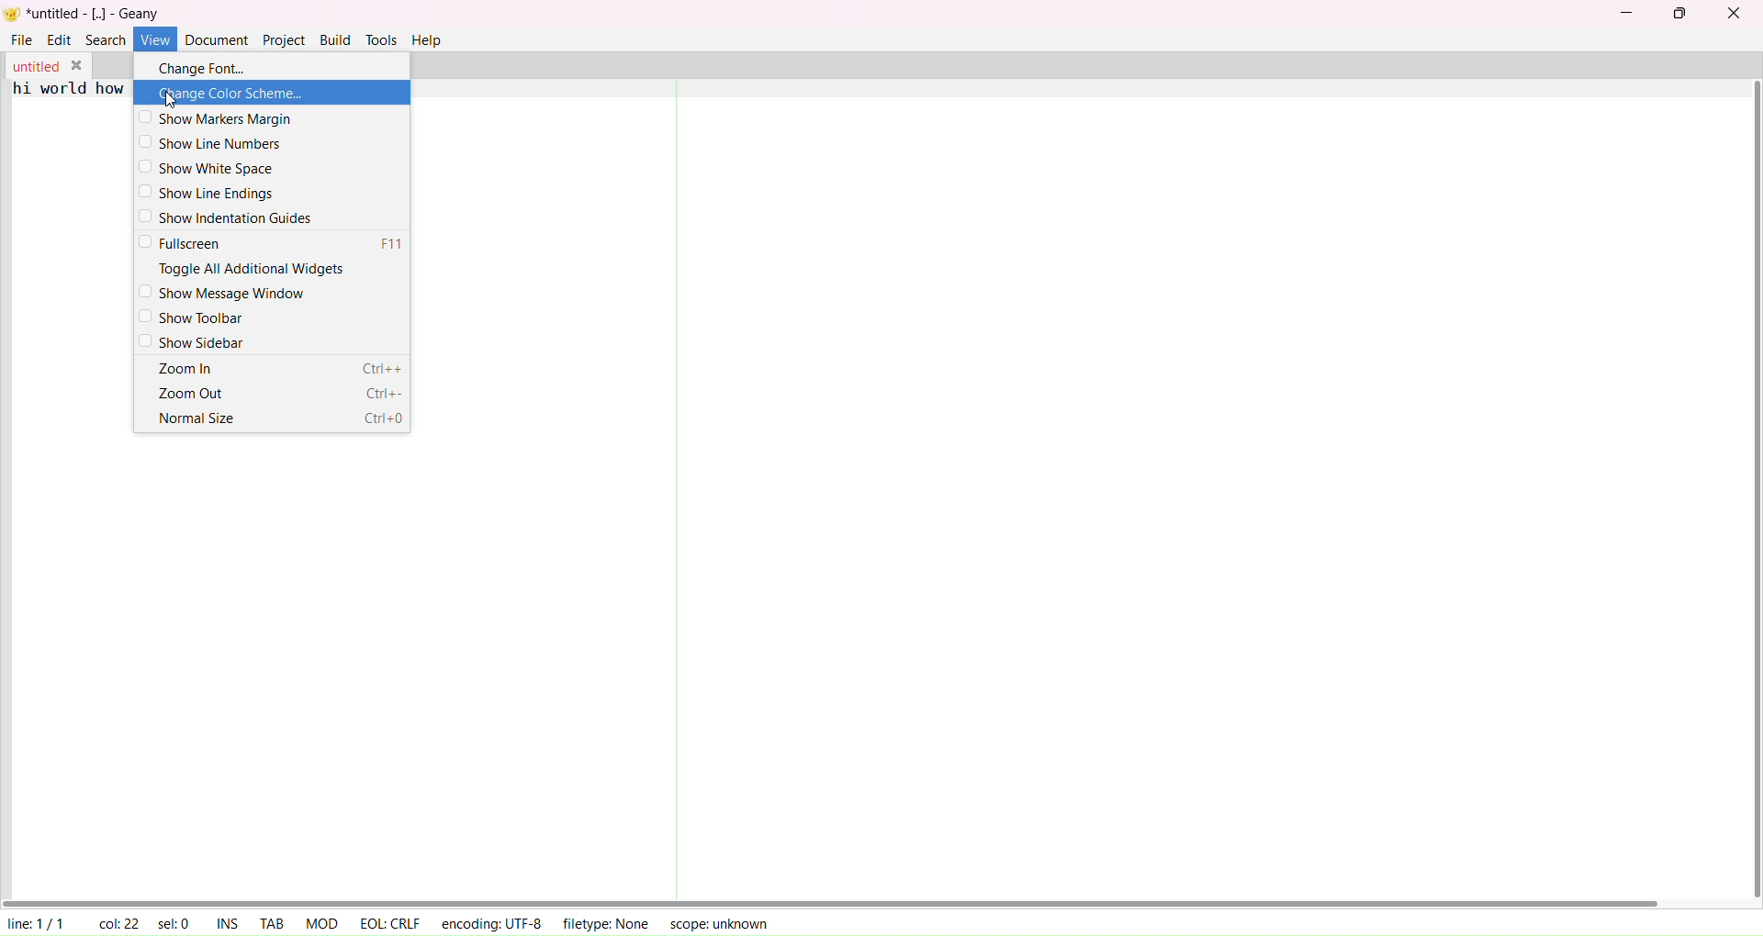  What do you see at coordinates (17, 40) in the screenshot?
I see `file` at bounding box center [17, 40].